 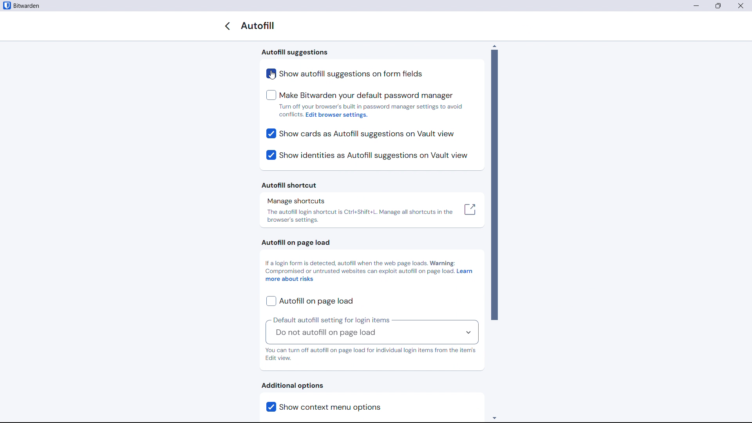 I want to click on Default autofield settings for login items, so click(x=331, y=320).